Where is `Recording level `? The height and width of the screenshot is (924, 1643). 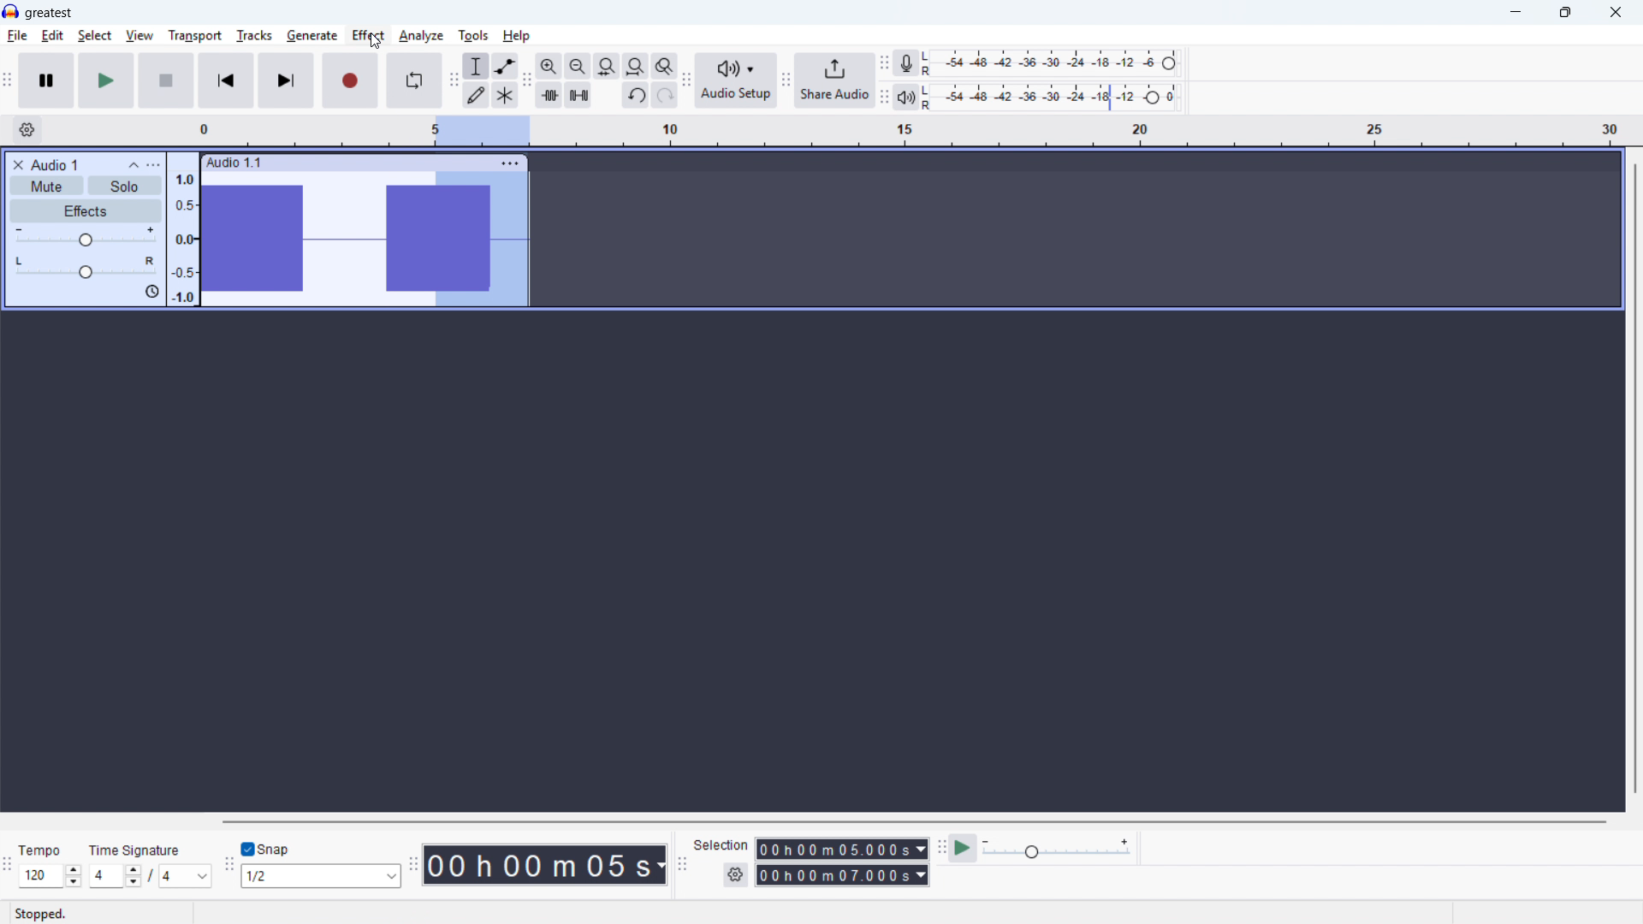
Recording level  is located at coordinates (1055, 63).